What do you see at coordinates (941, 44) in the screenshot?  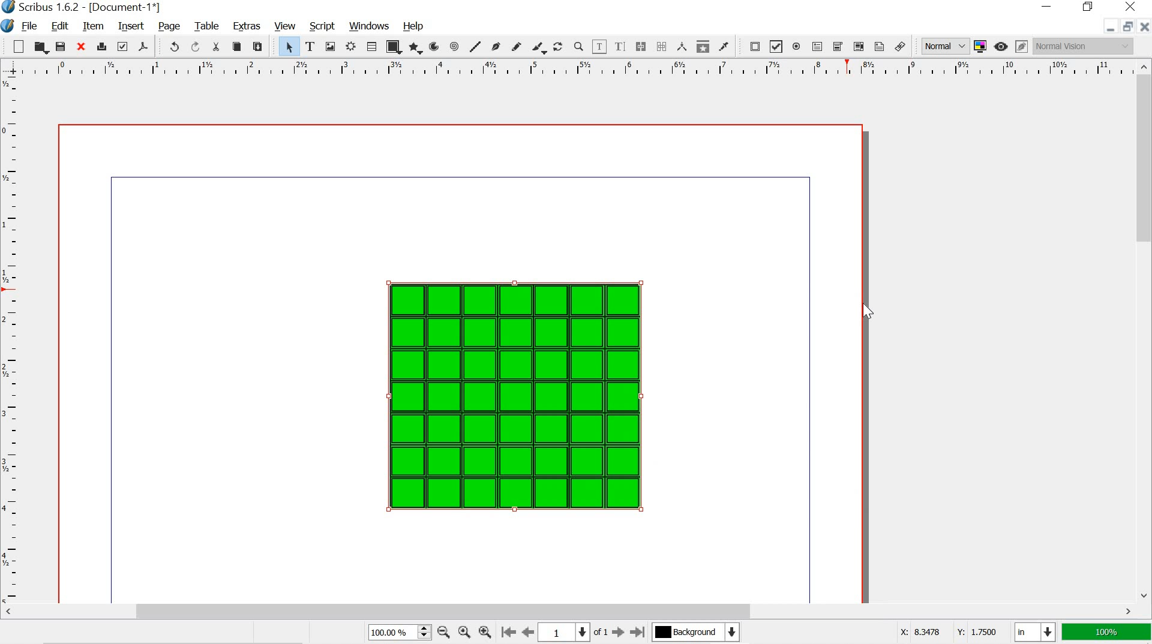 I see `normal` at bounding box center [941, 44].